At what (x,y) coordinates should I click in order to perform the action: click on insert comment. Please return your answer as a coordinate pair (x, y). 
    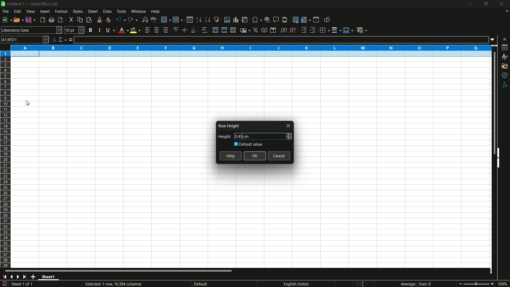
    Looking at the image, I should click on (276, 20).